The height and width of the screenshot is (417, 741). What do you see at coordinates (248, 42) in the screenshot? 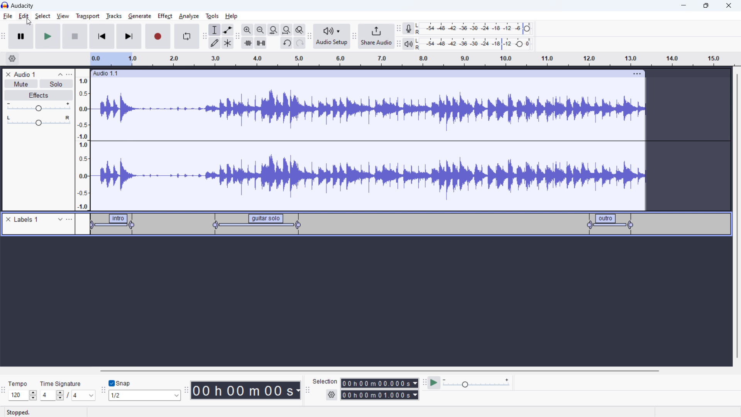
I see `trim audio outside selection` at bounding box center [248, 42].